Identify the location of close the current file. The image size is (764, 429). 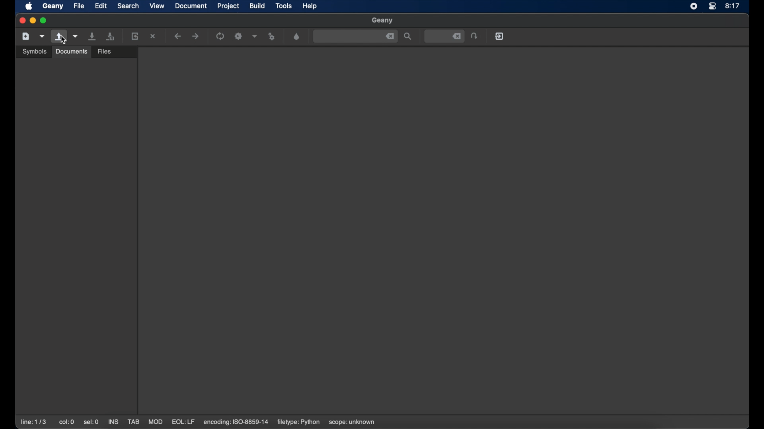
(153, 36).